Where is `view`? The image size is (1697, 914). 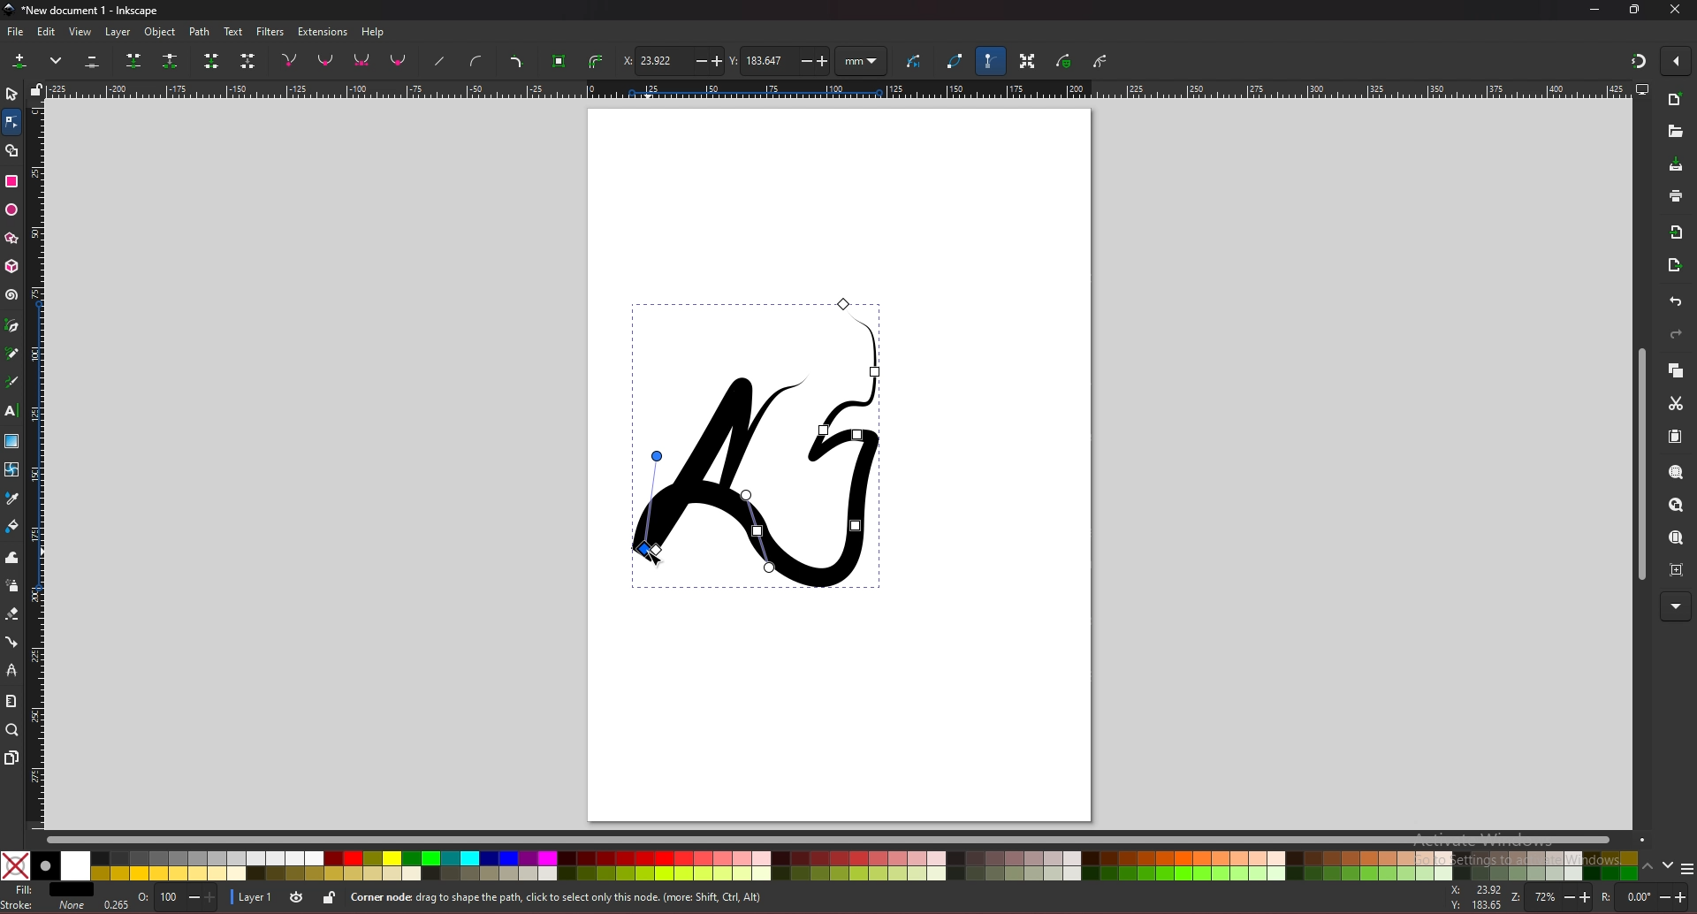 view is located at coordinates (80, 32).